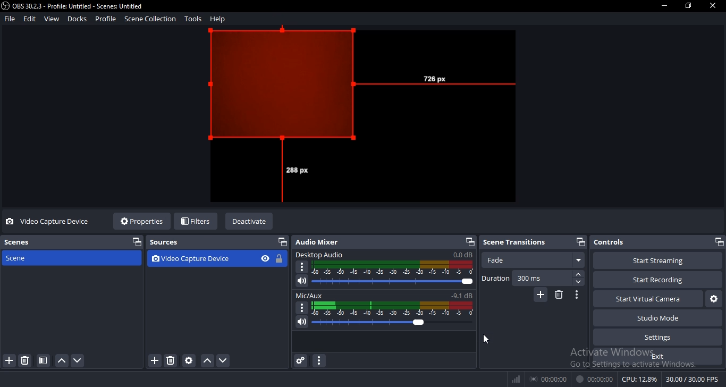 This screenshot has height=387, width=726. I want to click on image, so click(362, 117).